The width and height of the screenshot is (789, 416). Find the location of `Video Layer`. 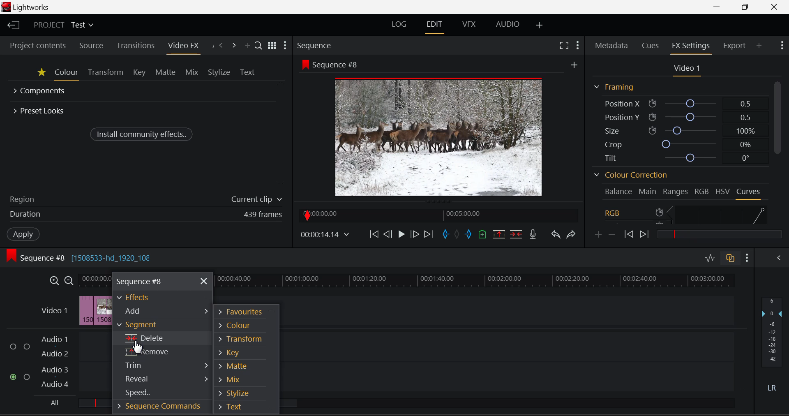

Video Layer is located at coordinates (54, 313).